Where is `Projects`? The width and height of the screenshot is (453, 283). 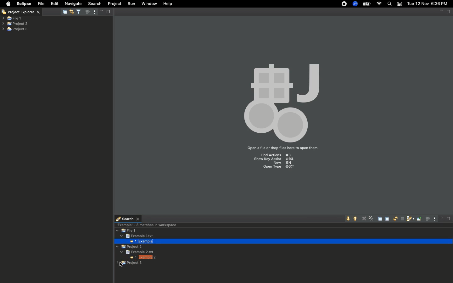
Projects is located at coordinates (15, 23).